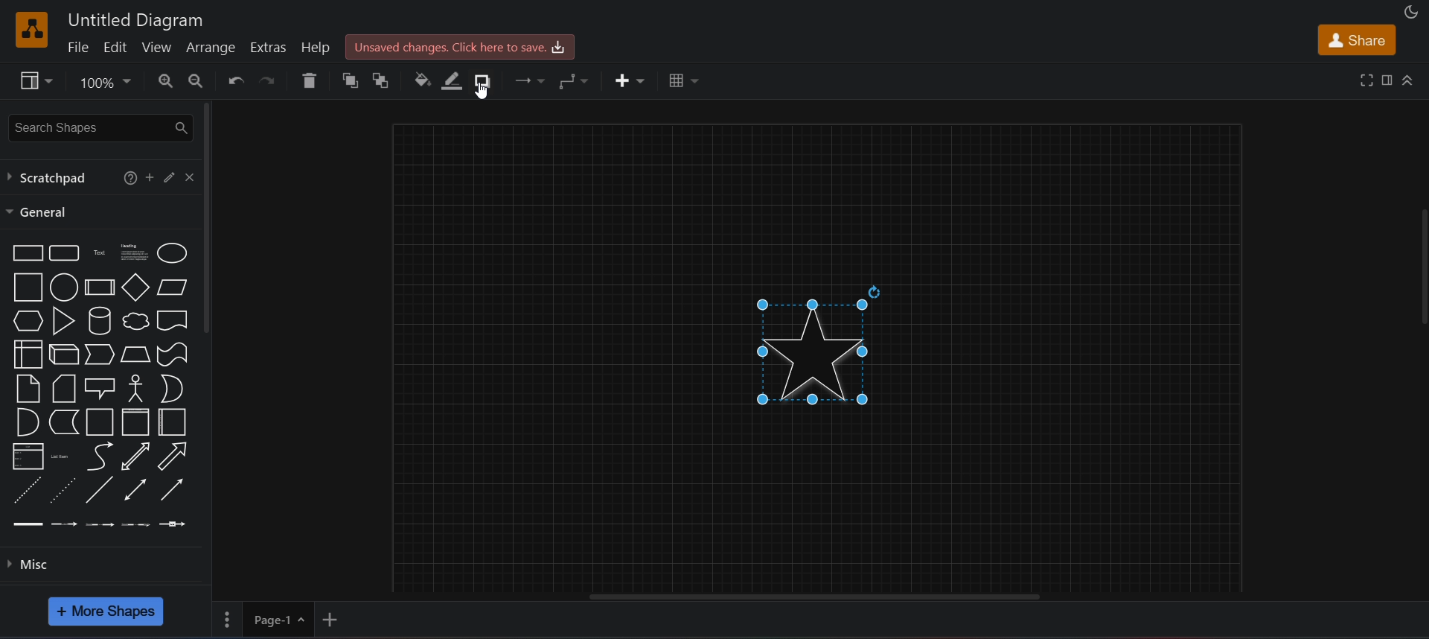  What do you see at coordinates (80, 46) in the screenshot?
I see `file` at bounding box center [80, 46].